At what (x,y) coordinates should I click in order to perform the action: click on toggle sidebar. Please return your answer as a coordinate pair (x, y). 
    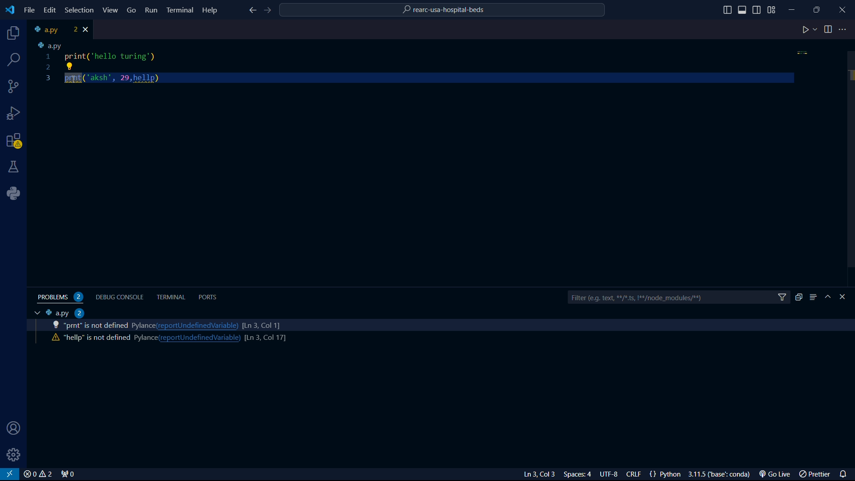
    Looking at the image, I should click on (757, 9).